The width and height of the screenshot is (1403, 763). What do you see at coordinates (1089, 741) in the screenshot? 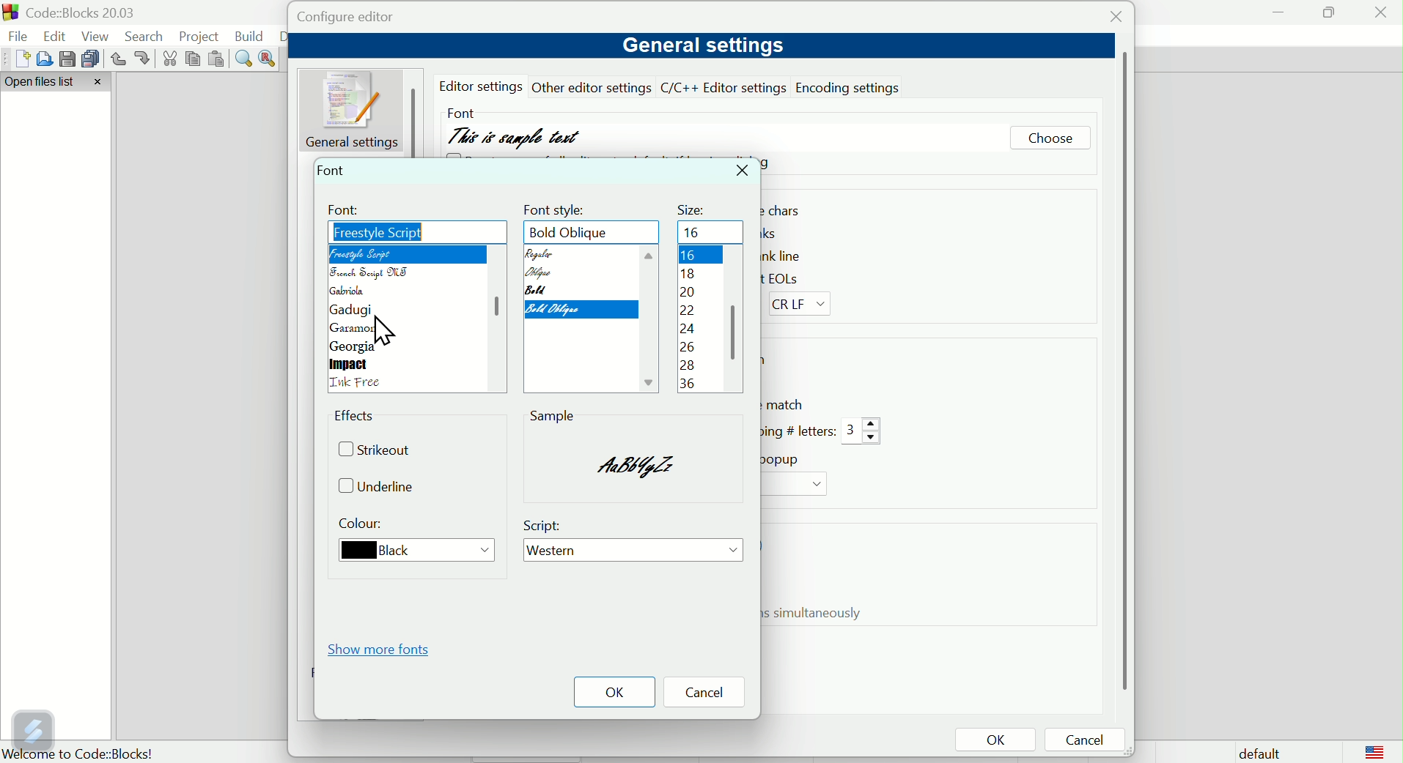
I see `Cancel` at bounding box center [1089, 741].